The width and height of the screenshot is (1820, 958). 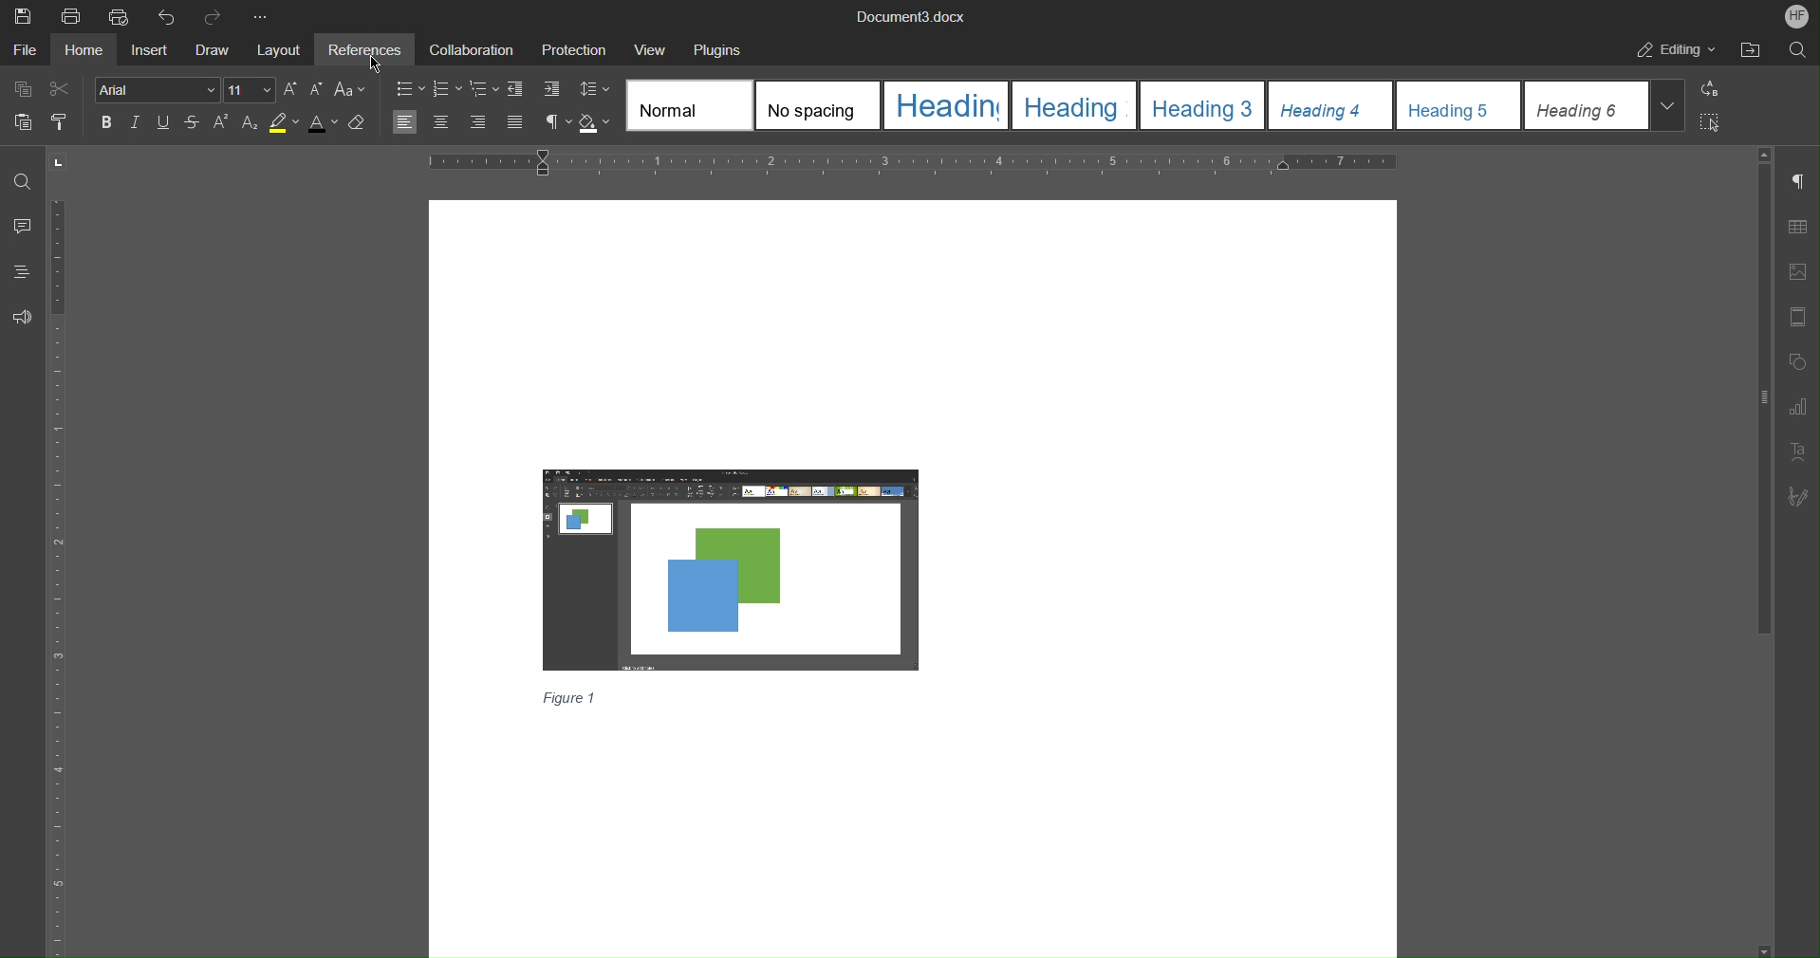 What do you see at coordinates (816, 103) in the screenshot?
I see `No spacing` at bounding box center [816, 103].